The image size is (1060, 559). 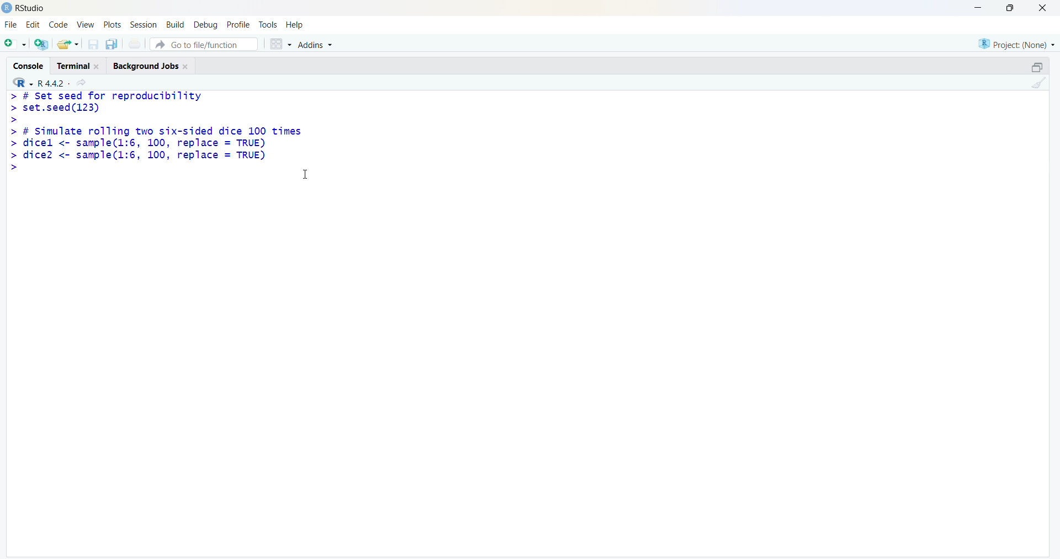 I want to click on > # Set seed for reproducibility> set.seed(123)>> # Simulate rolling two six-sided dice 100 times> dicel <- sample(l:6, 100, replace = TRUE)> dice2 <- sample(1l:6, 100, replace = TRUE)>, so click(x=157, y=131).